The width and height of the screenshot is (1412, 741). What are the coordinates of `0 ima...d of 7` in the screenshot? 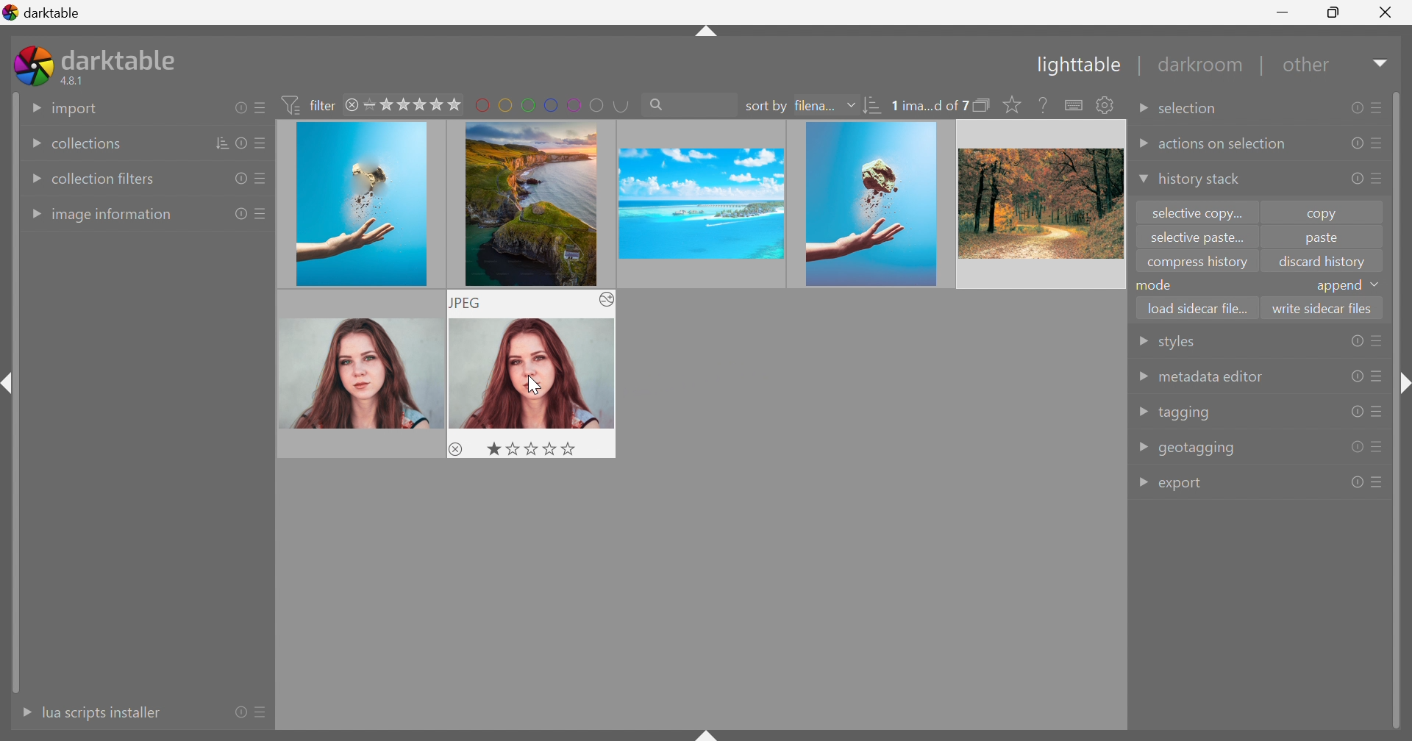 It's located at (929, 106).